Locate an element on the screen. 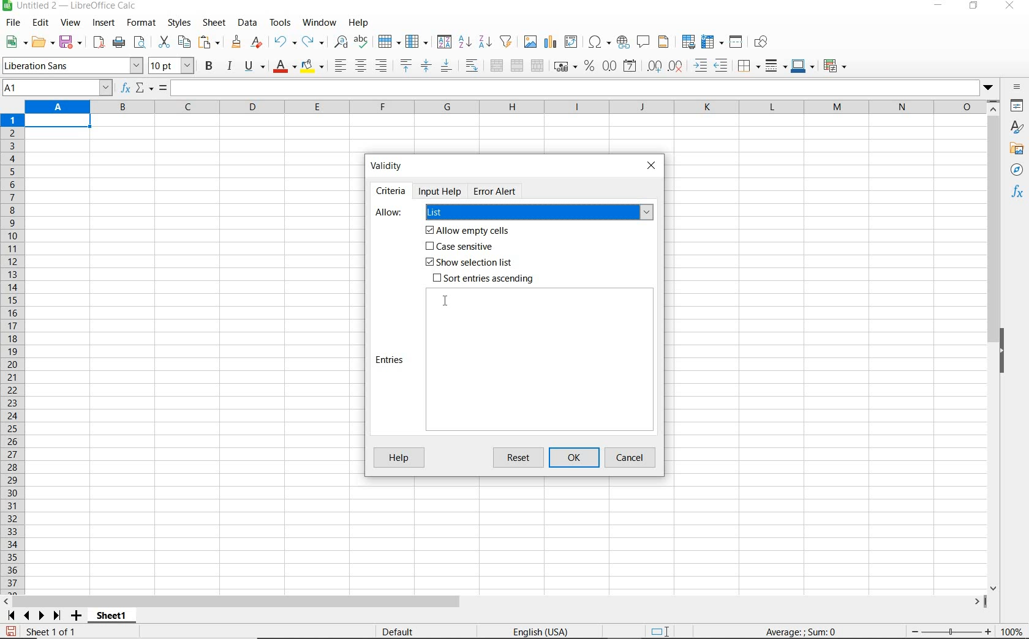 Image resolution: width=1029 pixels, height=639 pixels. columns is located at coordinates (504, 108).